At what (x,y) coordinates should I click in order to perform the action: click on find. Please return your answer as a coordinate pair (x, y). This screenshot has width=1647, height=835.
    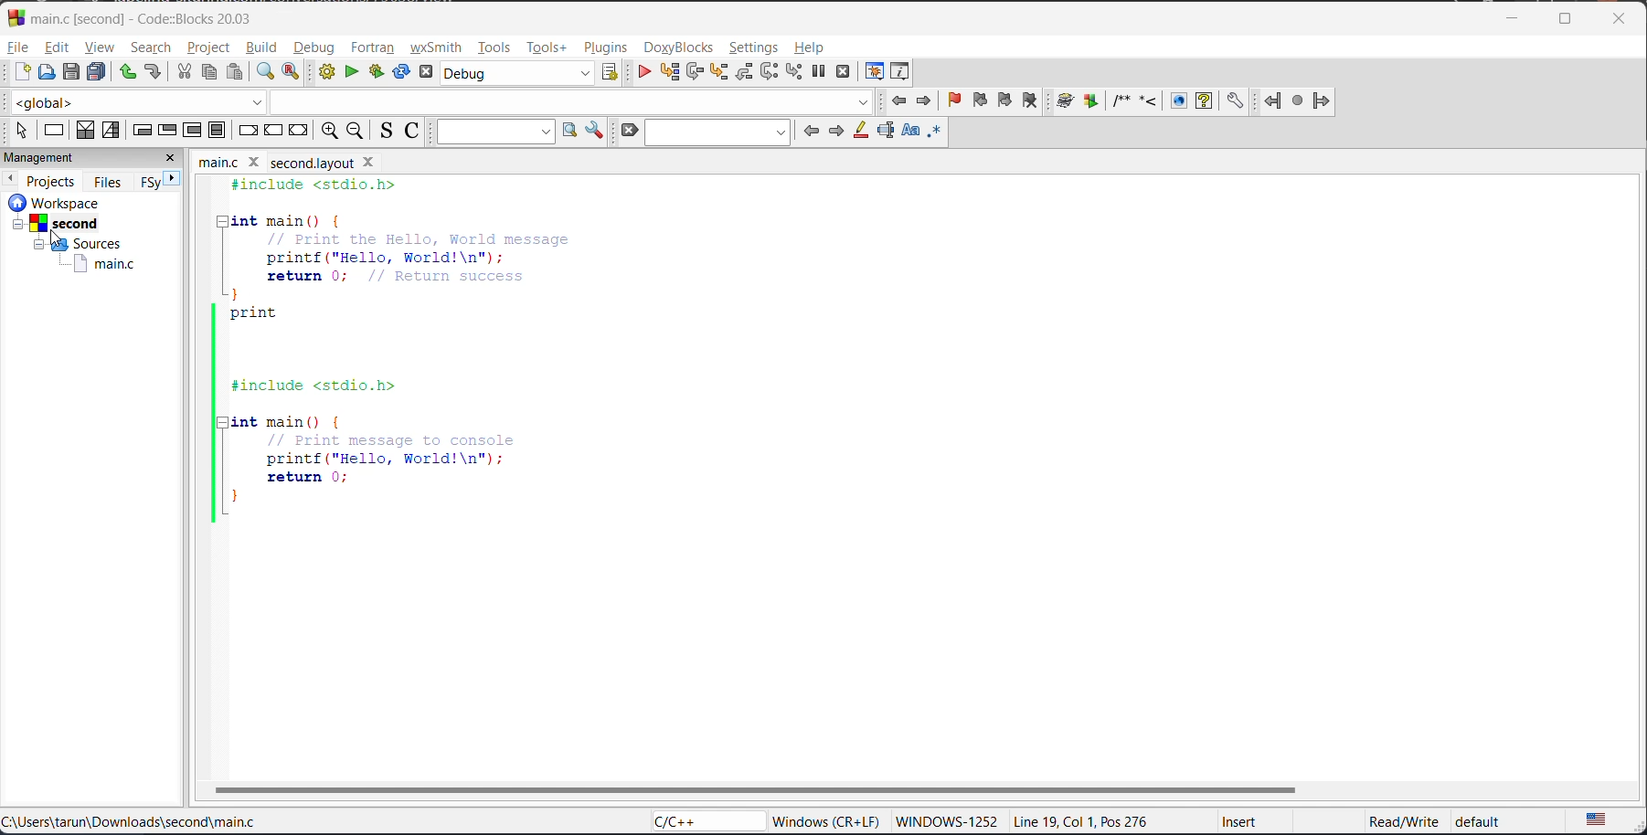
    Looking at the image, I should click on (260, 71).